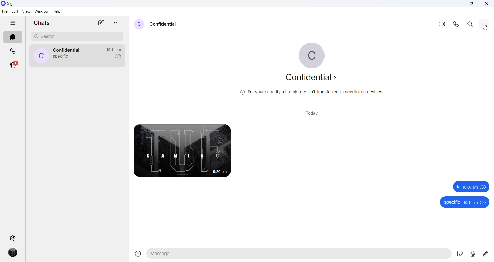 The image size is (494, 262). I want to click on sticker, so click(459, 254).